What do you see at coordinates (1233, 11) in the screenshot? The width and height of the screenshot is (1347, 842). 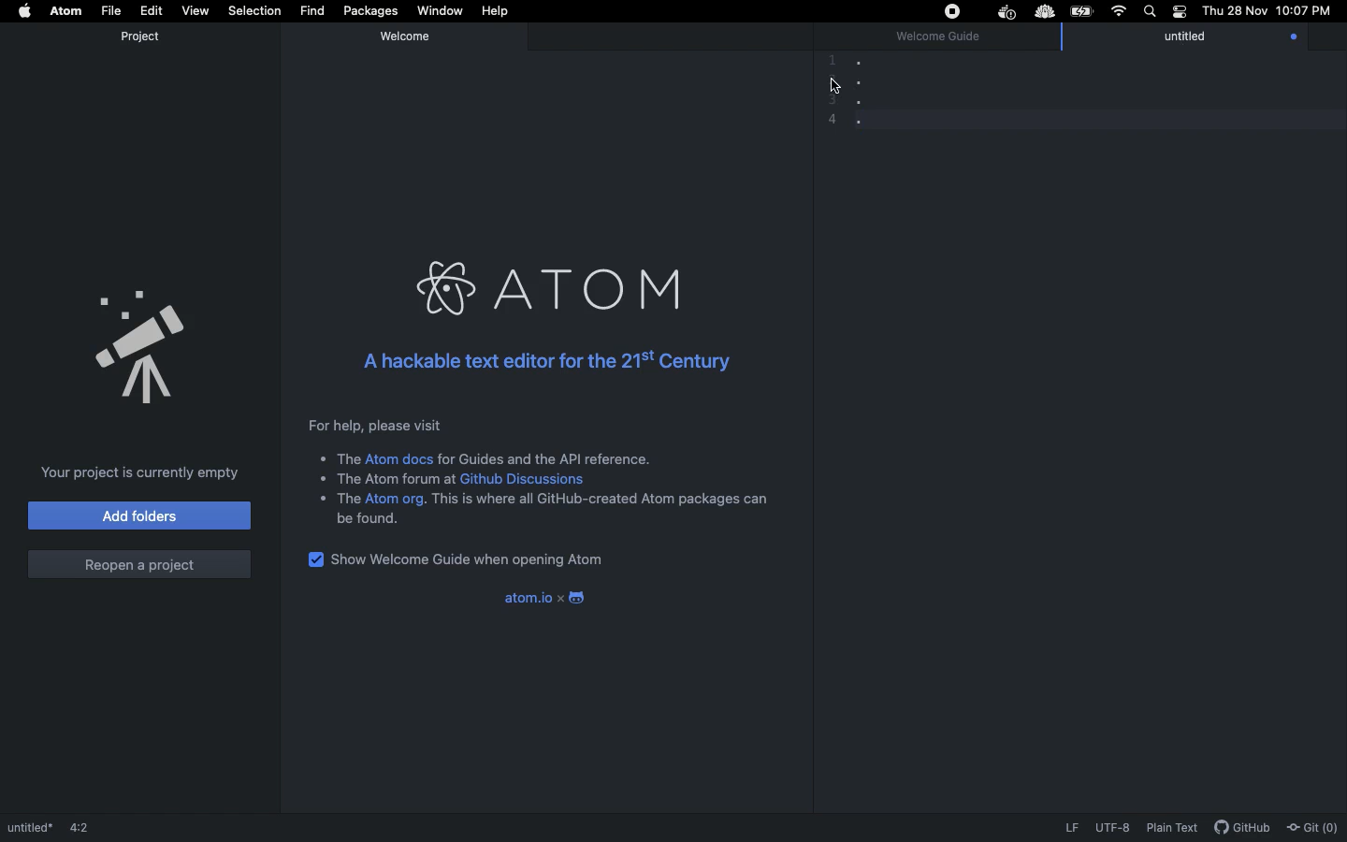 I see `Date` at bounding box center [1233, 11].